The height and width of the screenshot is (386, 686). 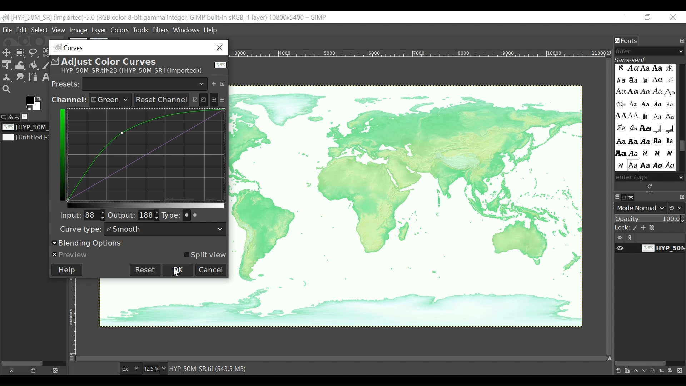 What do you see at coordinates (650, 219) in the screenshot?
I see `Opacity` at bounding box center [650, 219].